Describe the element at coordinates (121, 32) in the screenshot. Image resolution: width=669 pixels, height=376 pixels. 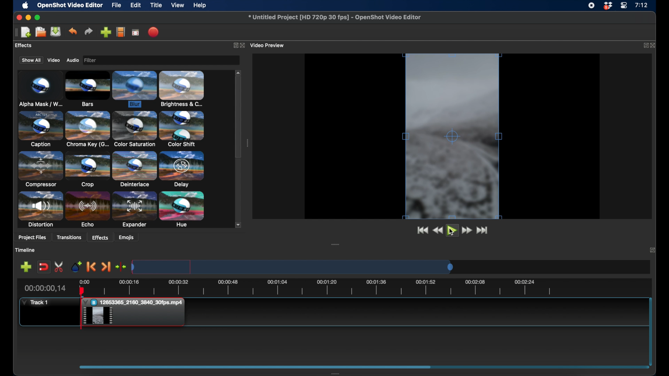
I see `choose profile` at that location.